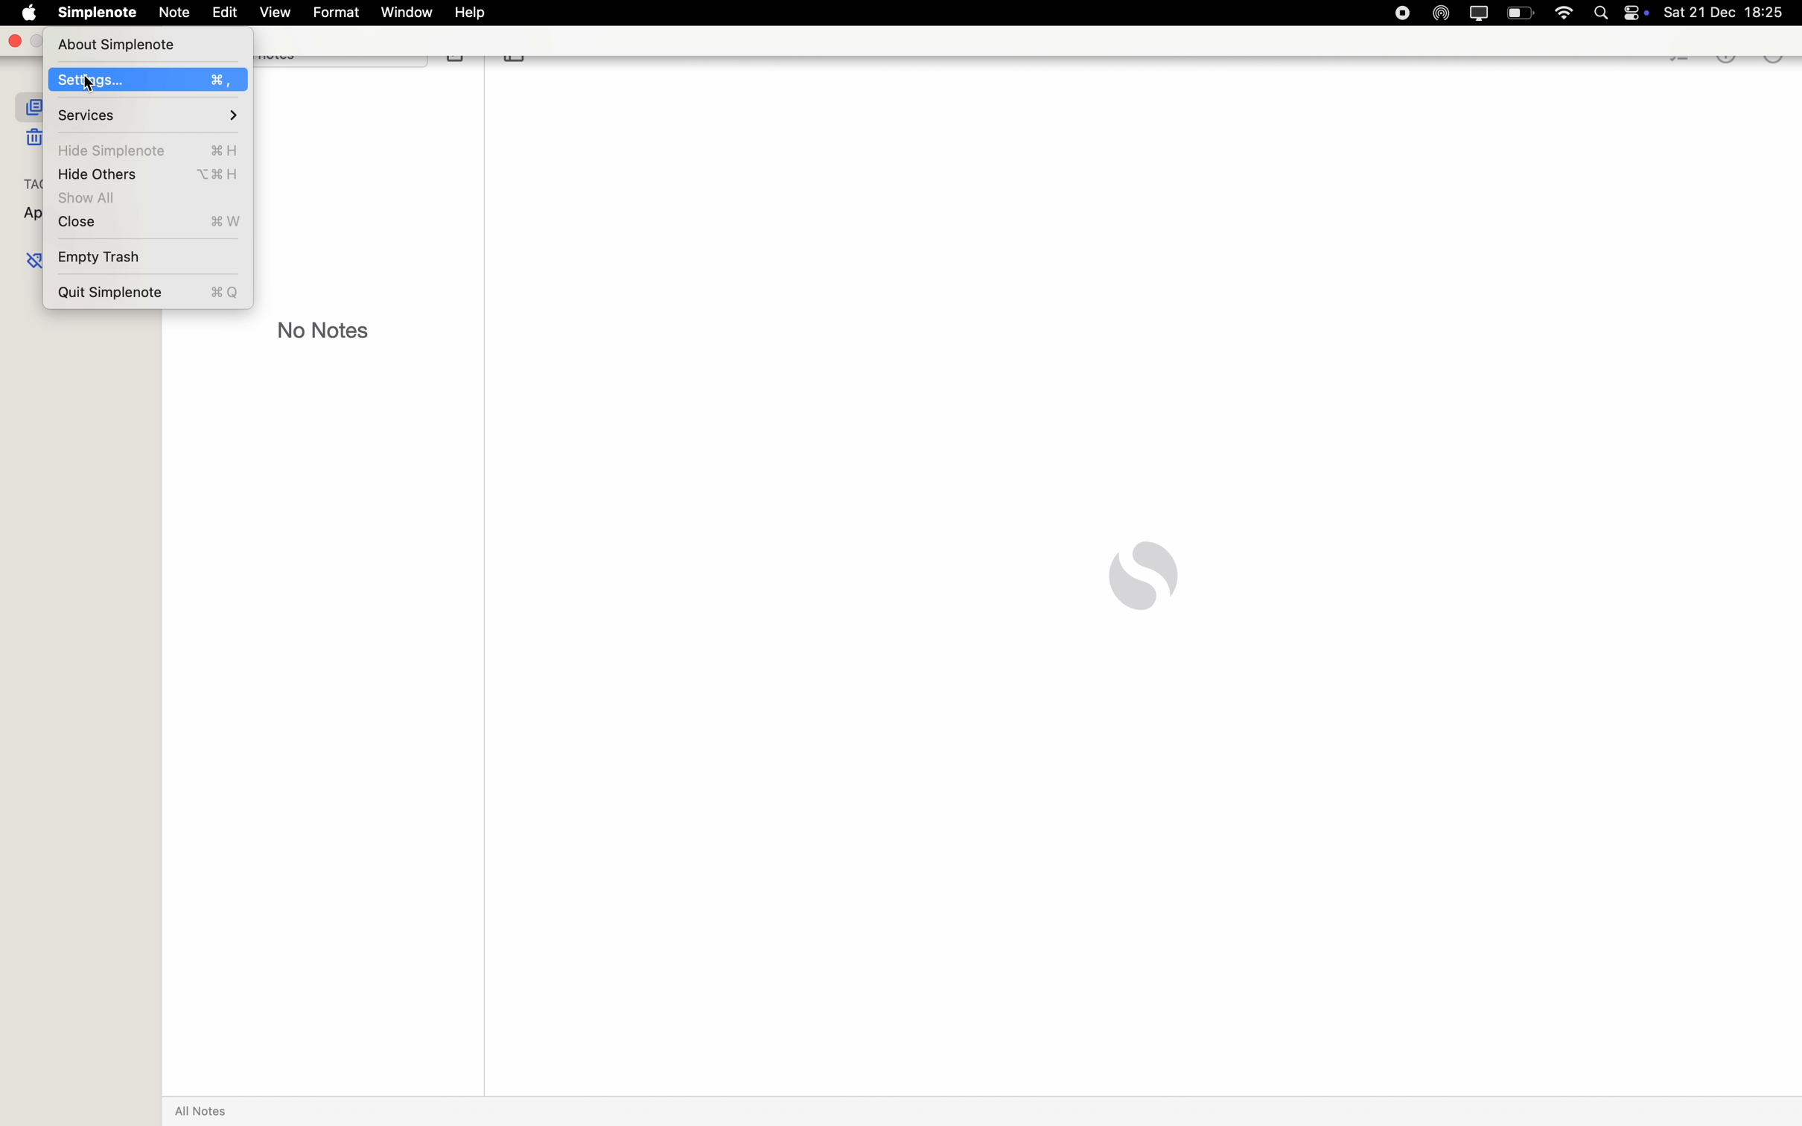 The height and width of the screenshot is (1126, 1802). Describe the element at coordinates (151, 148) in the screenshot. I see `hide Simplenote` at that location.